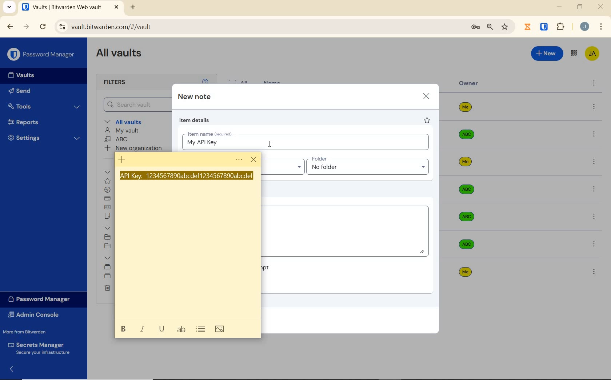 This screenshot has width=611, height=380. What do you see at coordinates (10, 26) in the screenshot?
I see `BACK` at bounding box center [10, 26].